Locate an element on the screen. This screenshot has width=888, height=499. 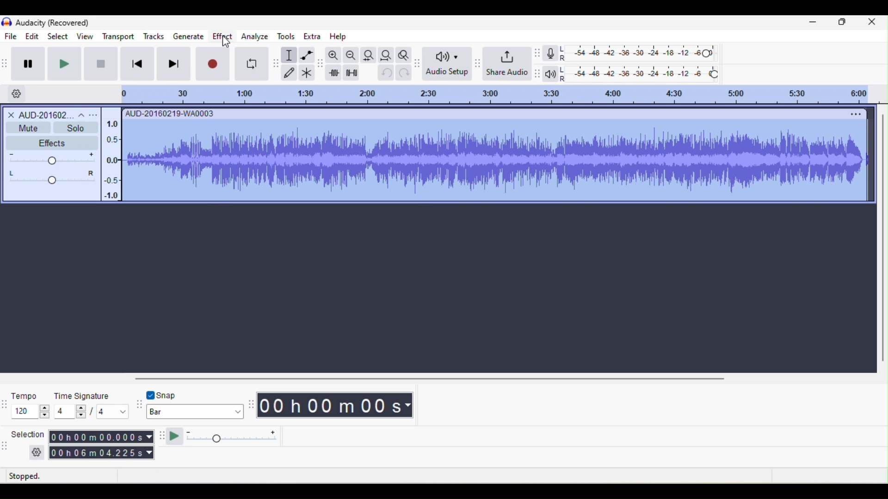
solo is located at coordinates (75, 128).